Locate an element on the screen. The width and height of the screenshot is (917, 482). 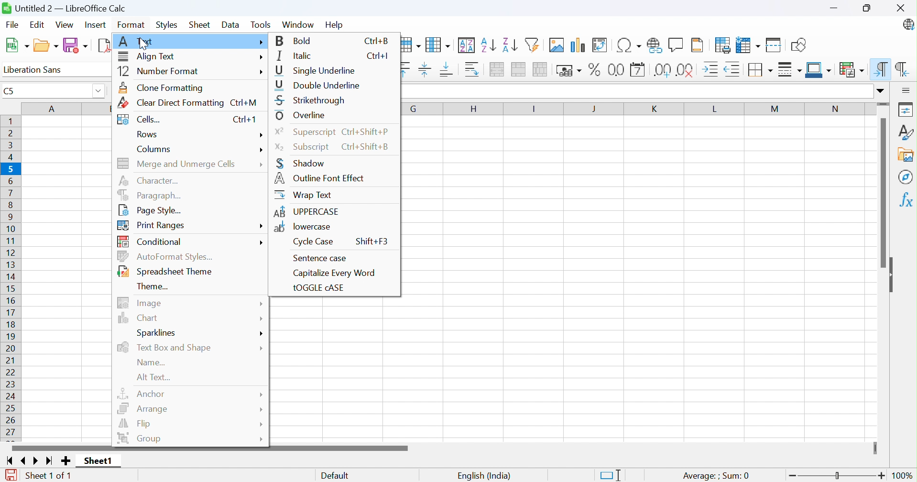
Chart is located at coordinates (139, 318).